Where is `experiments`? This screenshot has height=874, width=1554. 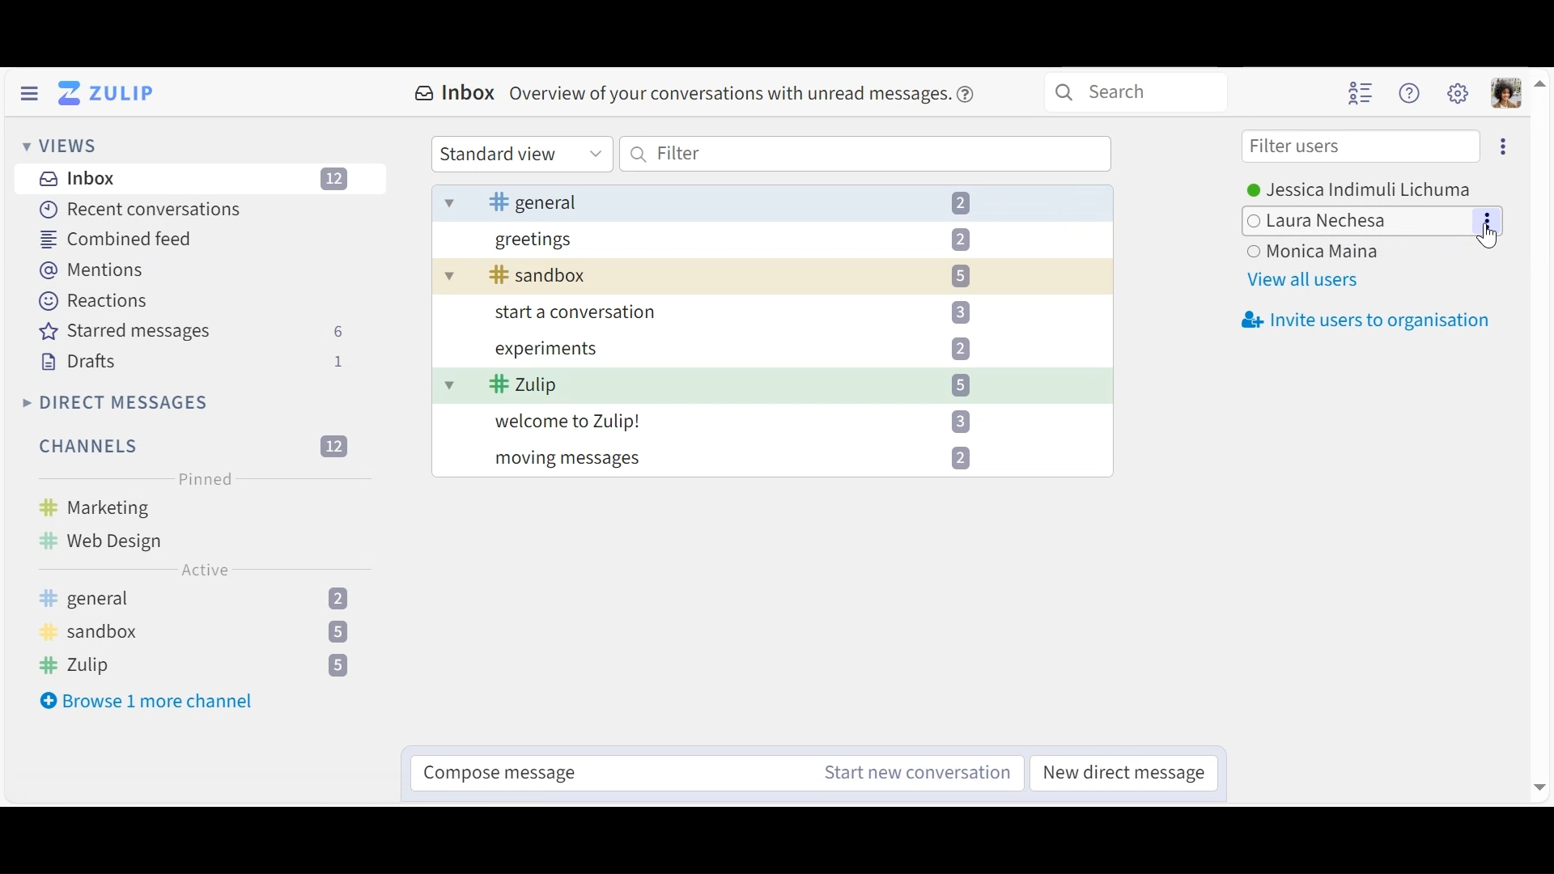 experiments is located at coordinates (728, 352).